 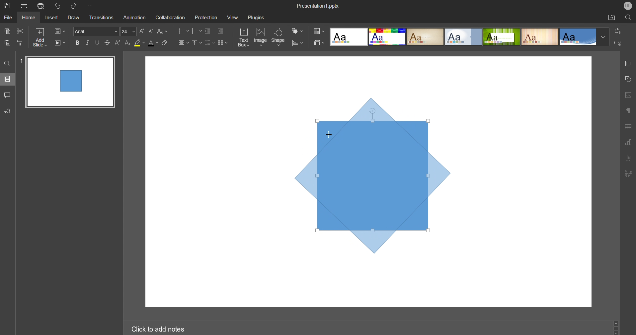 I want to click on Font Case Settings, so click(x=162, y=32).